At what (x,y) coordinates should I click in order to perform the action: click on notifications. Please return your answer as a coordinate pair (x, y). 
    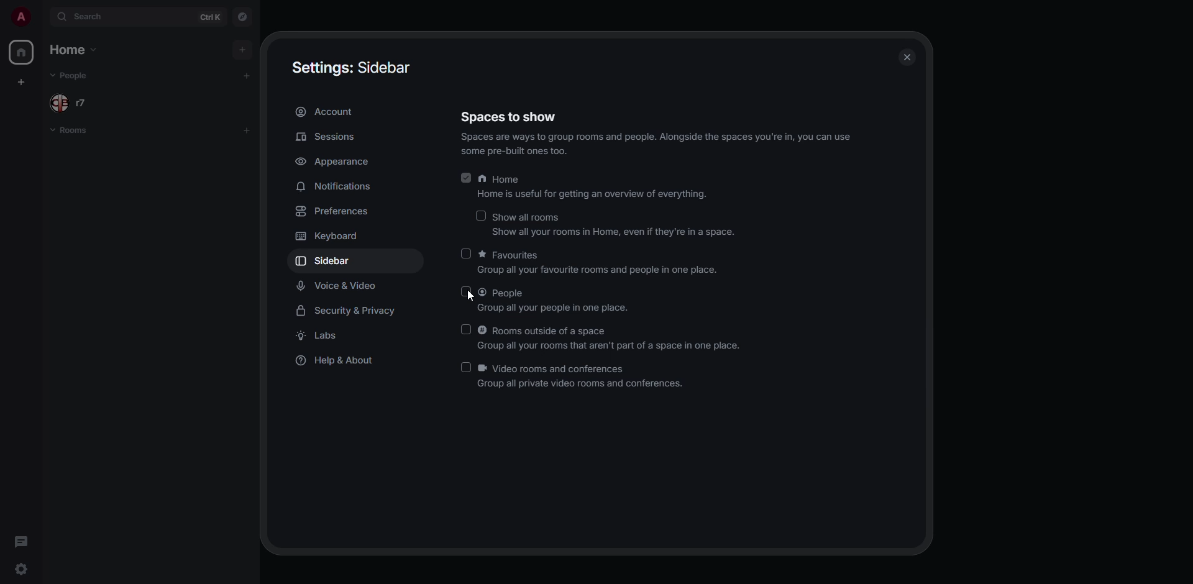
    Looking at the image, I should click on (336, 187).